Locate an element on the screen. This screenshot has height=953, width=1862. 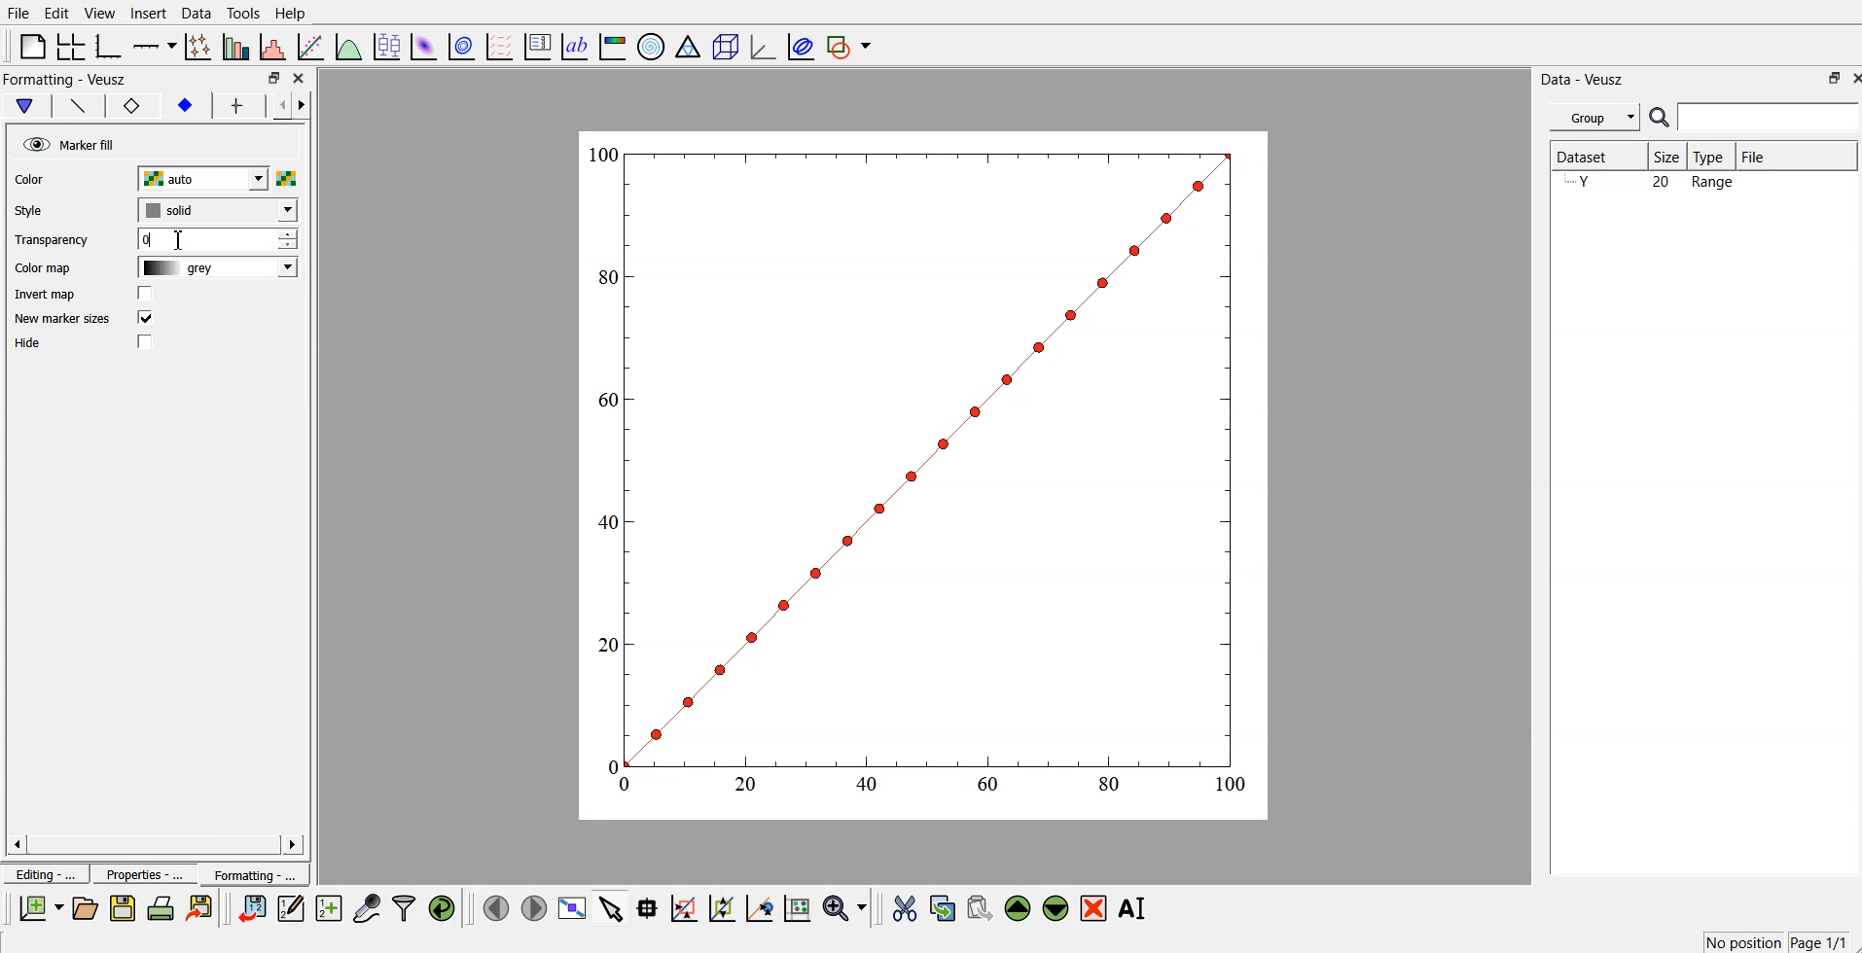
add a shape to the plot is located at coordinates (850, 46).